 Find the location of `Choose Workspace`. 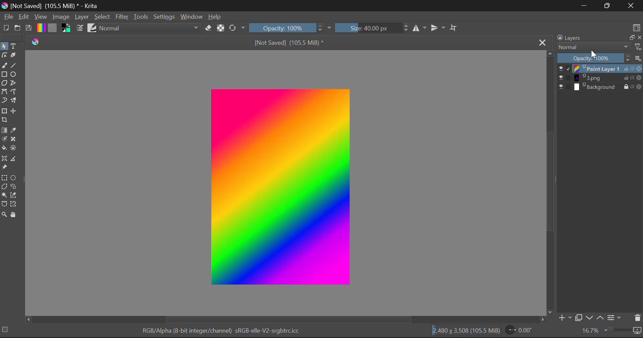

Choose Workspace is located at coordinates (637, 28).